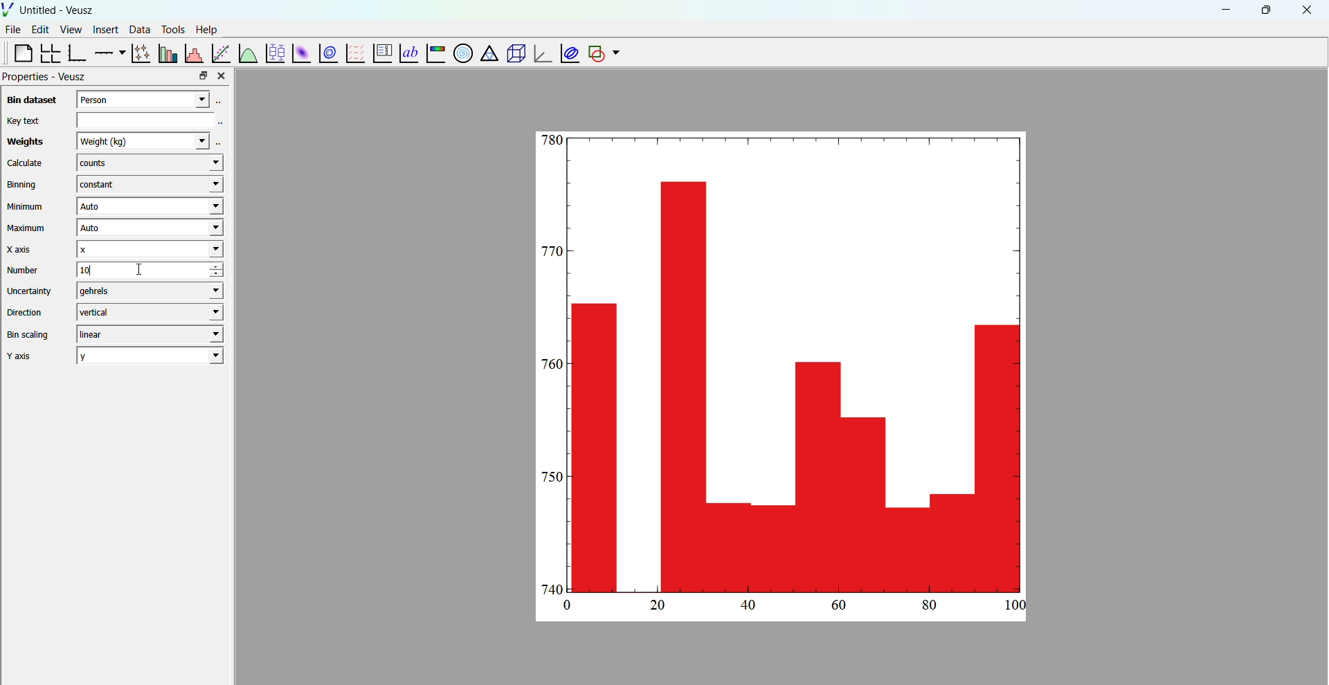 The width and height of the screenshot is (1329, 685). Describe the element at coordinates (193, 52) in the screenshot. I see `Histogram of a dataset` at that location.